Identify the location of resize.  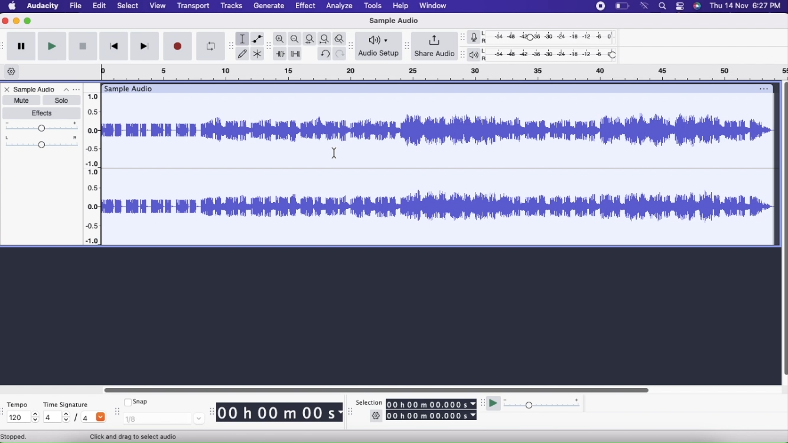
(116, 413).